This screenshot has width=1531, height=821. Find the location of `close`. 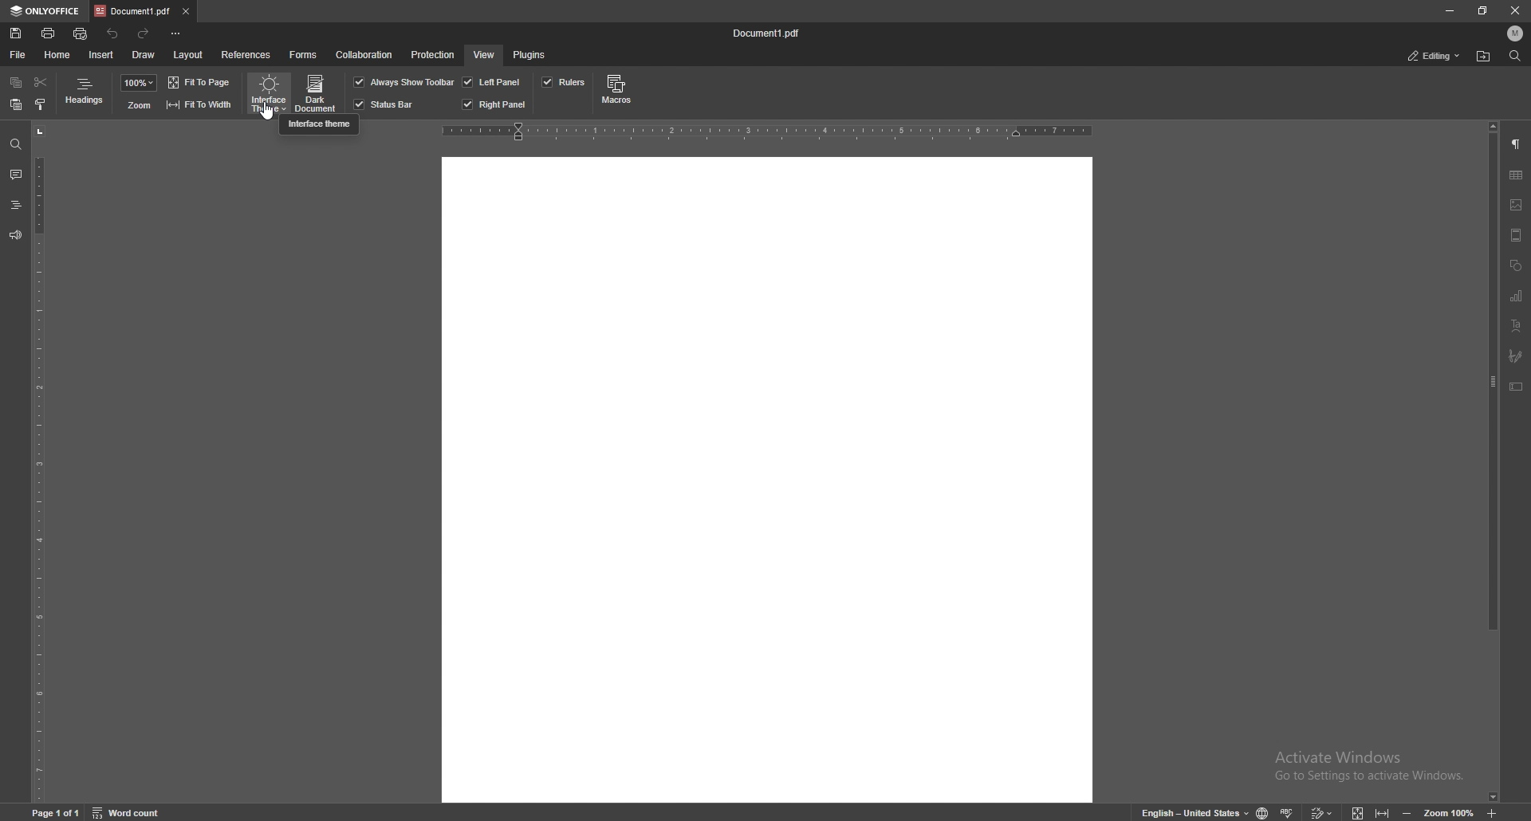

close is located at coordinates (1510, 11).